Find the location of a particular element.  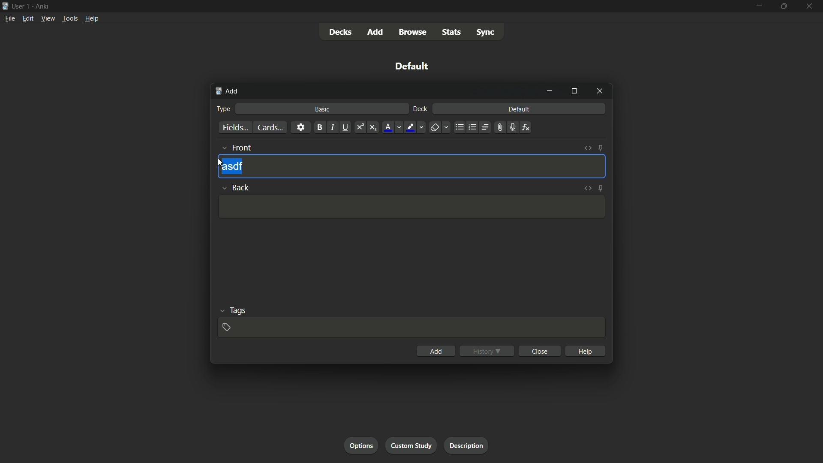

close  is located at coordinates (600, 92).